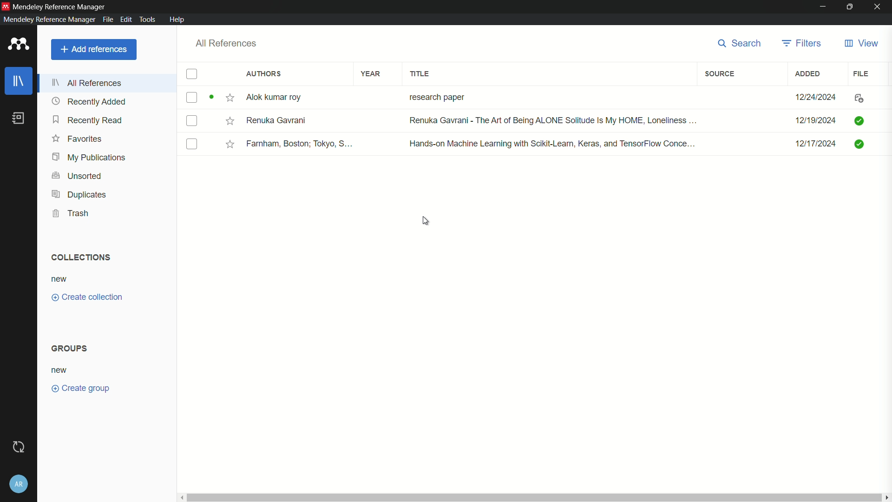 The height and width of the screenshot is (502, 892). I want to click on add reference, so click(94, 49).